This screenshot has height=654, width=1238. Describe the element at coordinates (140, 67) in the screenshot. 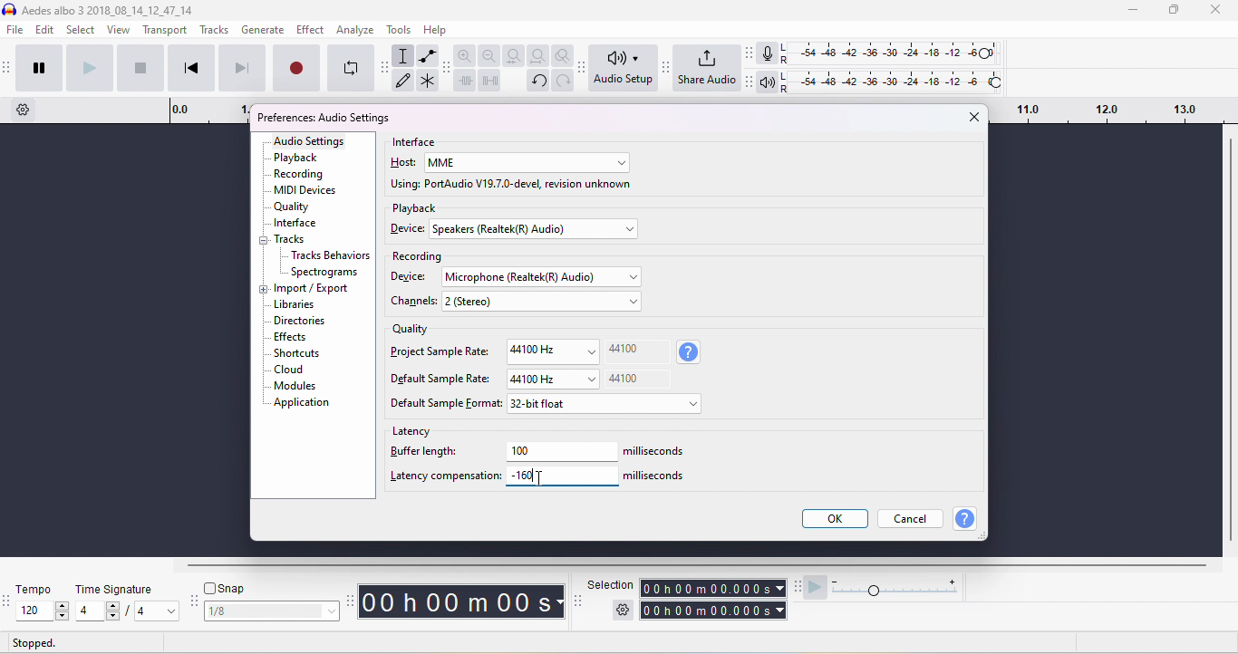

I see `stop` at that location.